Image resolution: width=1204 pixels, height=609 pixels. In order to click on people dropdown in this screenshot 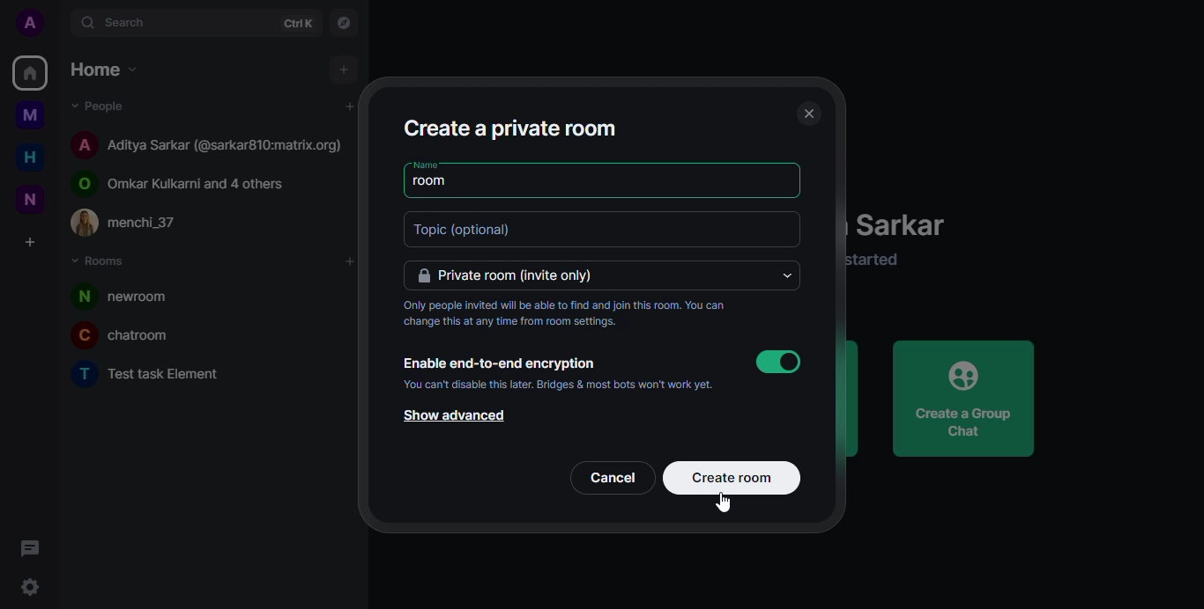, I will do `click(101, 106)`.